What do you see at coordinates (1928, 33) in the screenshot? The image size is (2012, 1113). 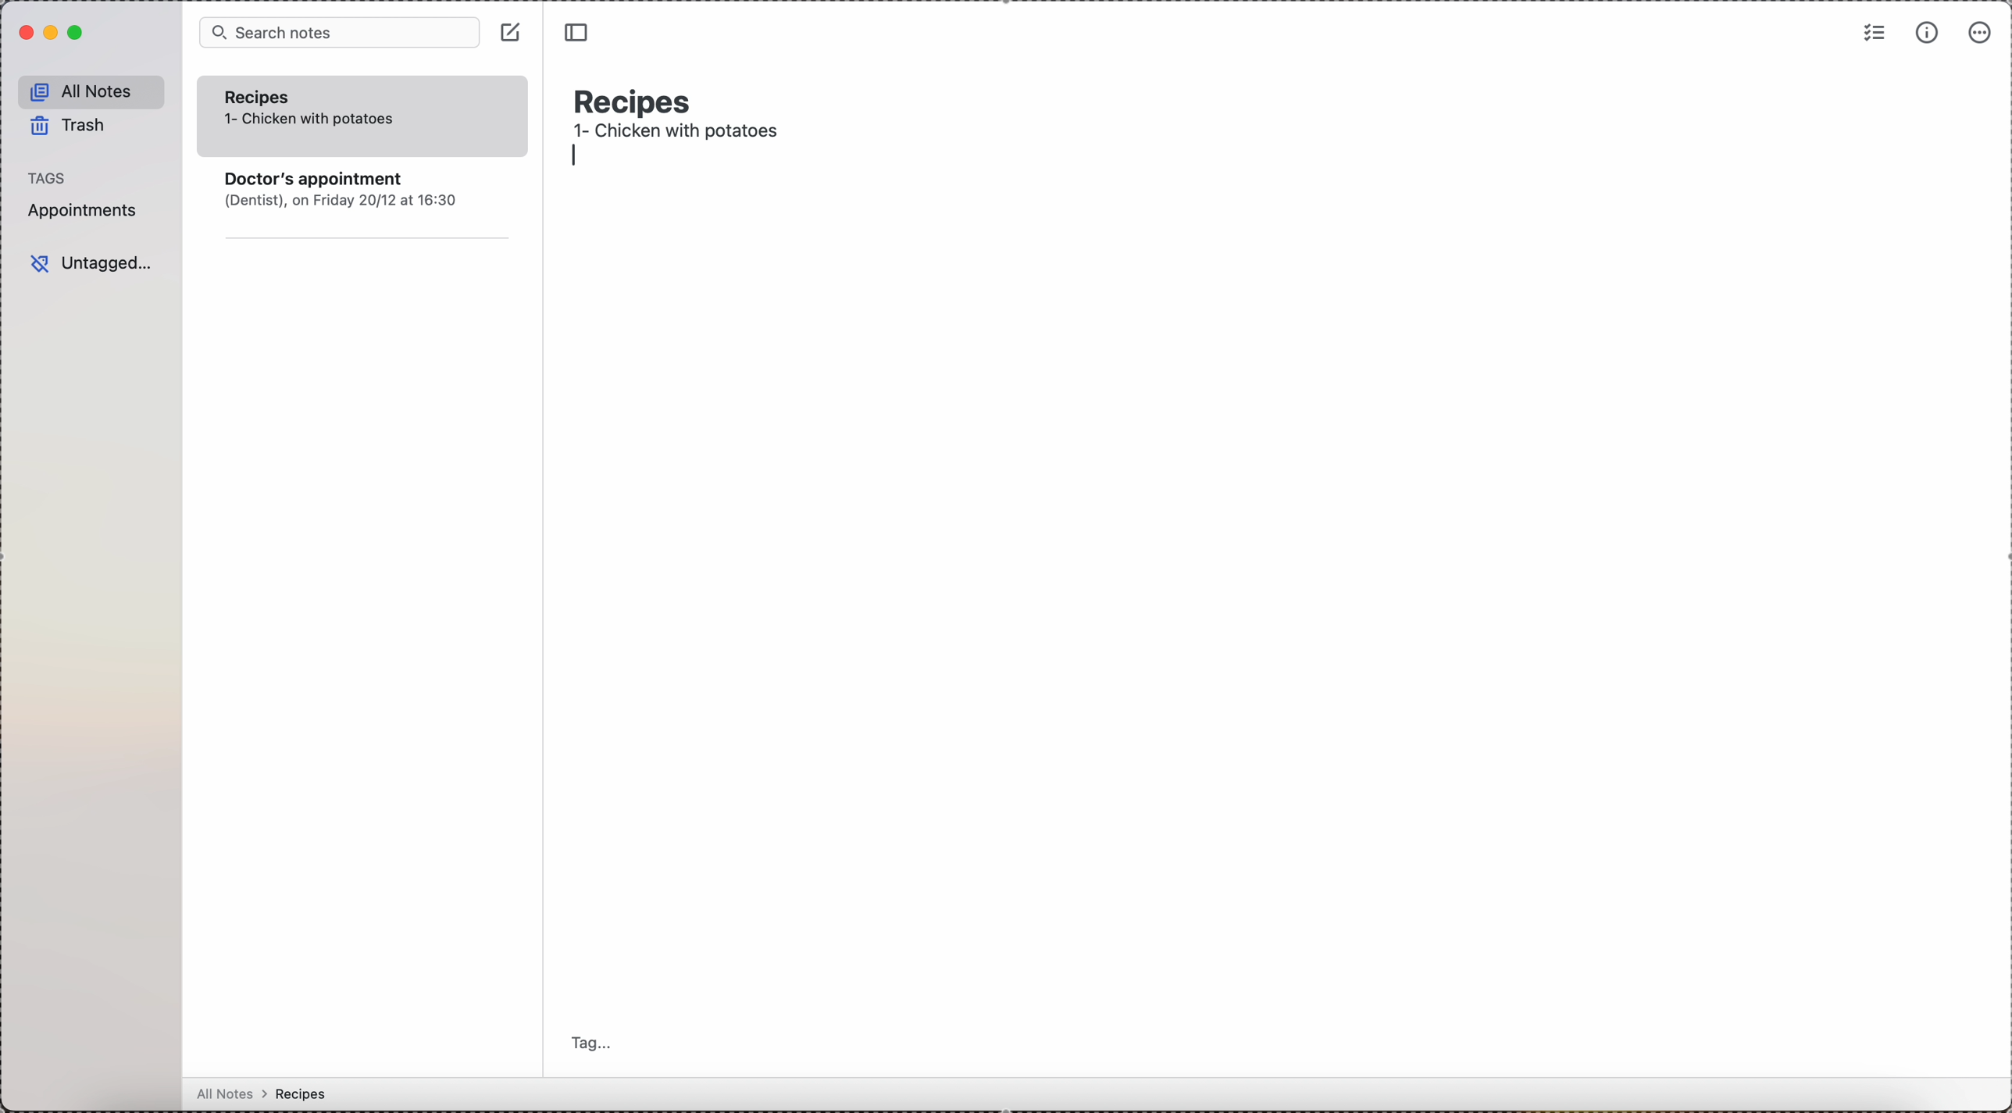 I see `metrics` at bounding box center [1928, 33].